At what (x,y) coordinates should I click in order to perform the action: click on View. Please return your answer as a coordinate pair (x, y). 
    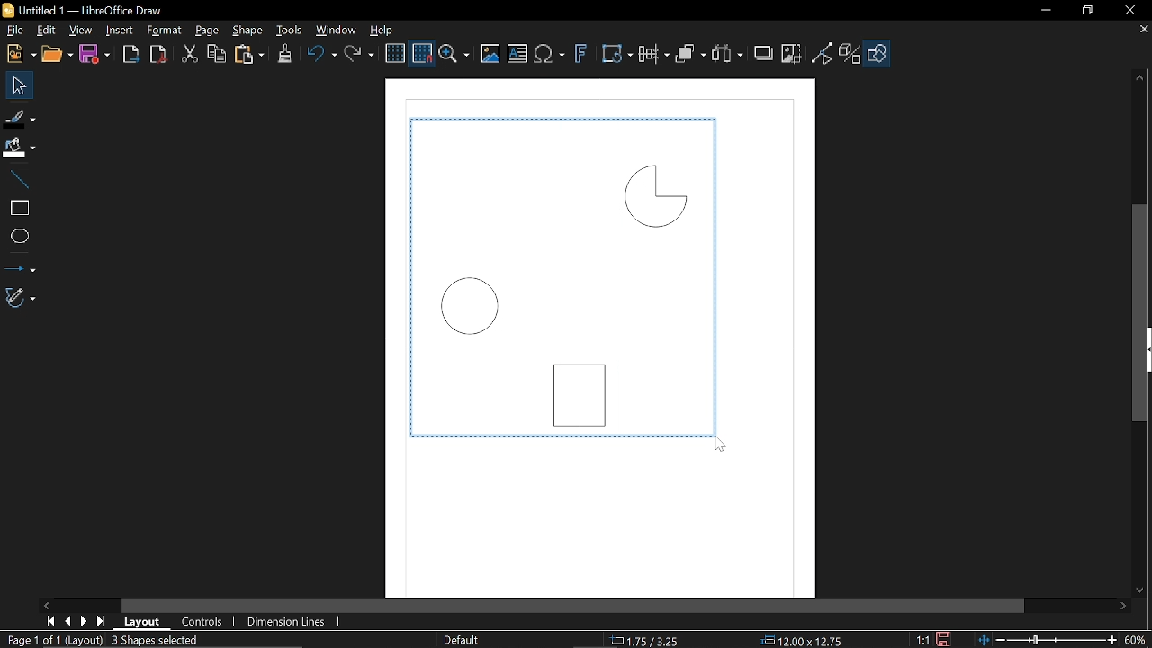
    Looking at the image, I should click on (81, 29).